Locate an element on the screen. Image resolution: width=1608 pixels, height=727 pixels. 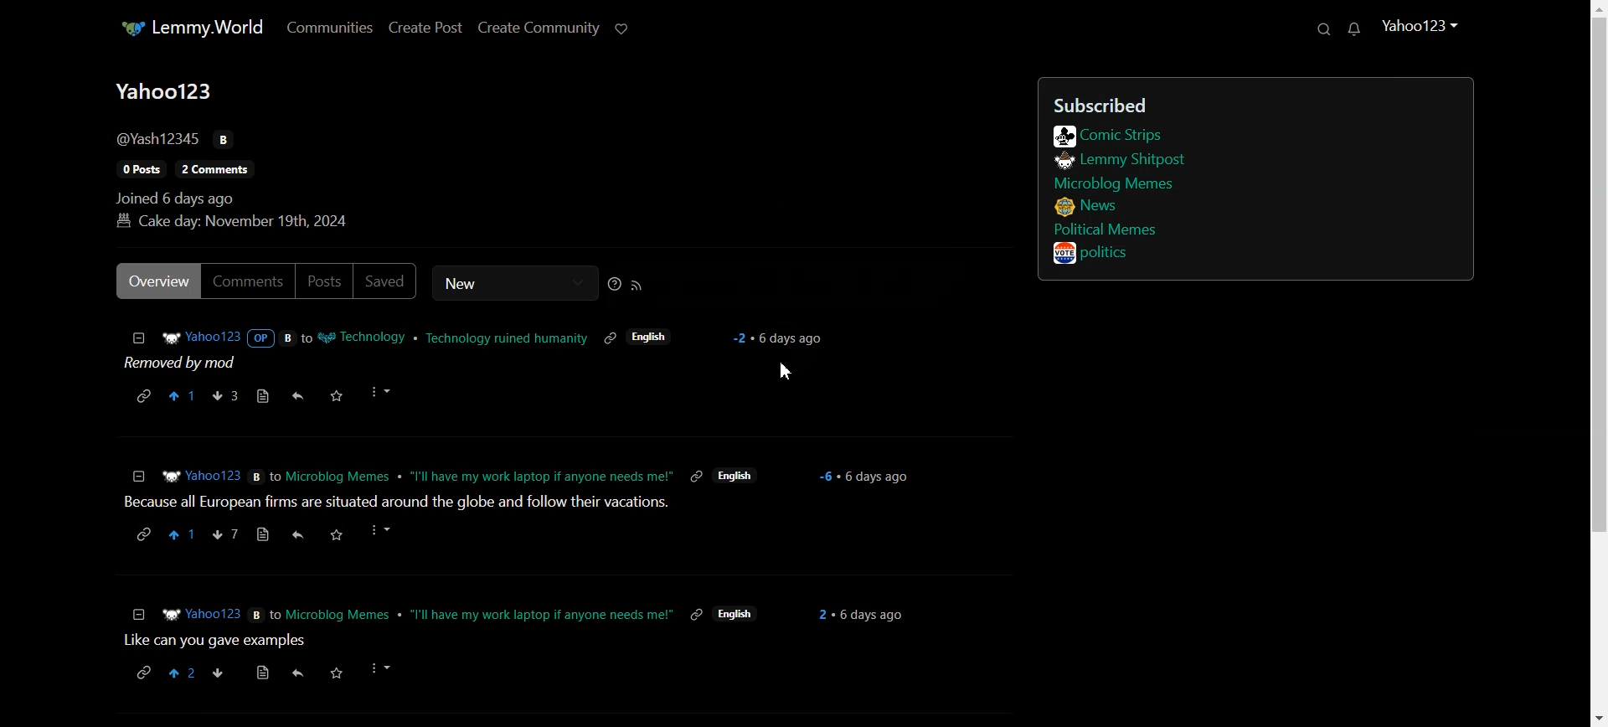
6 days ago is located at coordinates (875, 476).